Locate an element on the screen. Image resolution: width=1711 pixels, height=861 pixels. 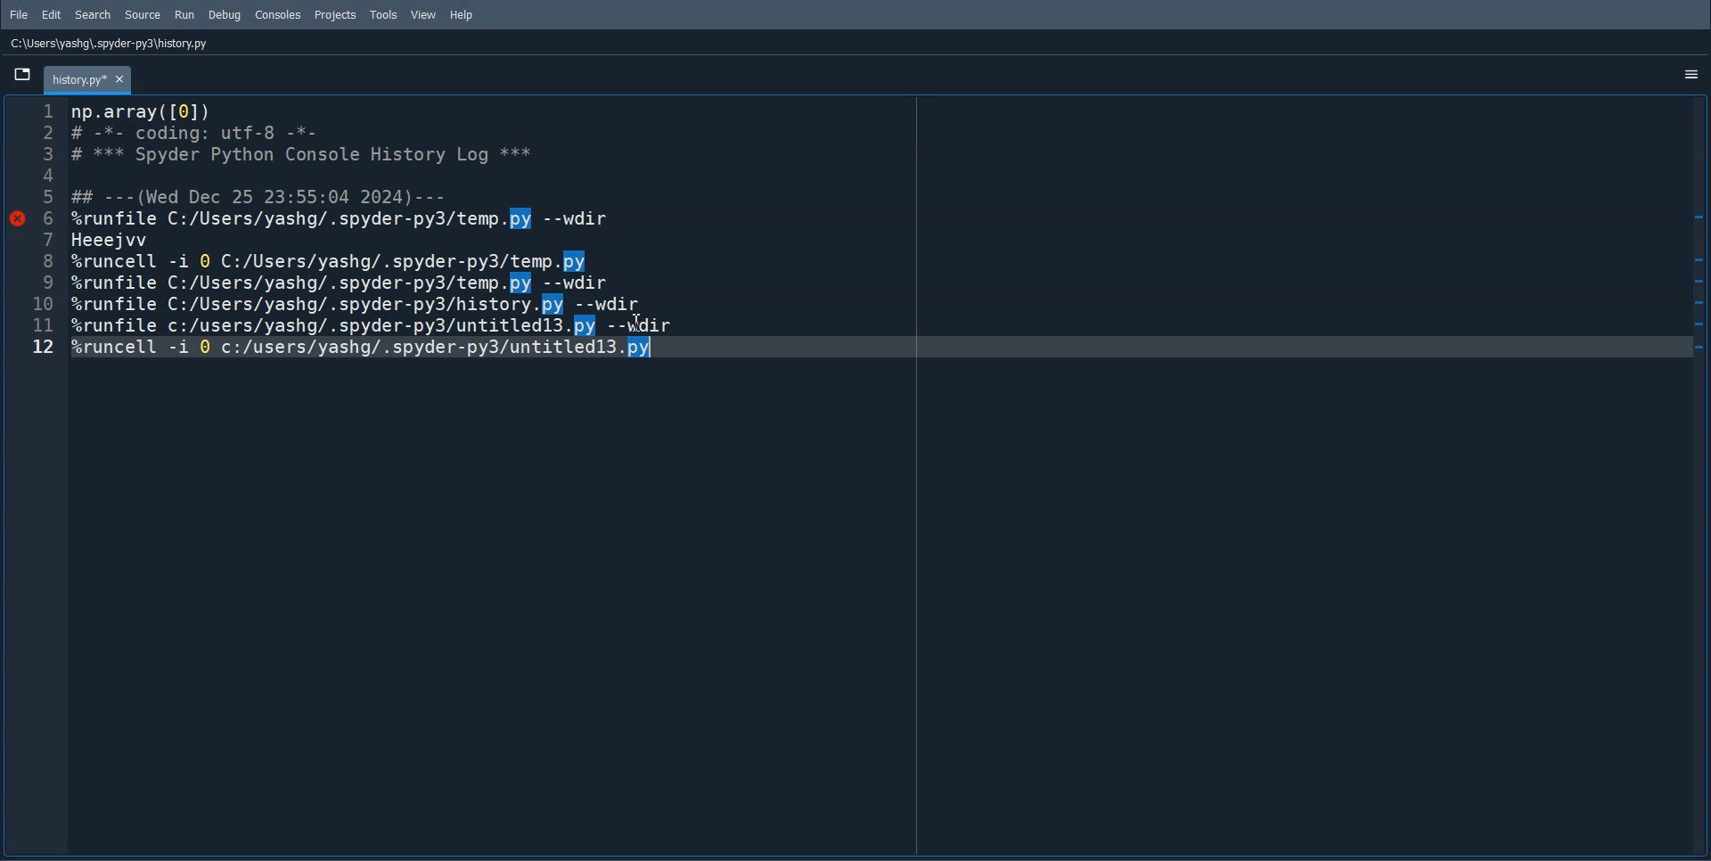
Run is located at coordinates (184, 15).